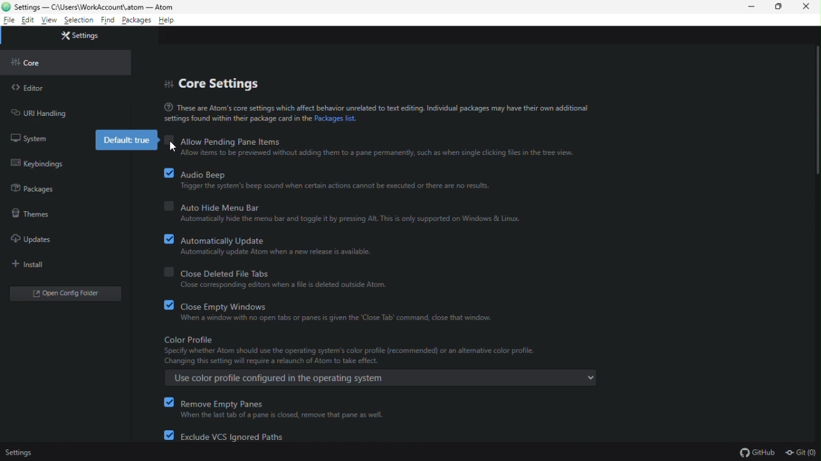 Image resolution: width=821 pixels, height=461 pixels. Describe the element at coordinates (382, 377) in the screenshot. I see `Use color profile configured in the operating system.` at that location.